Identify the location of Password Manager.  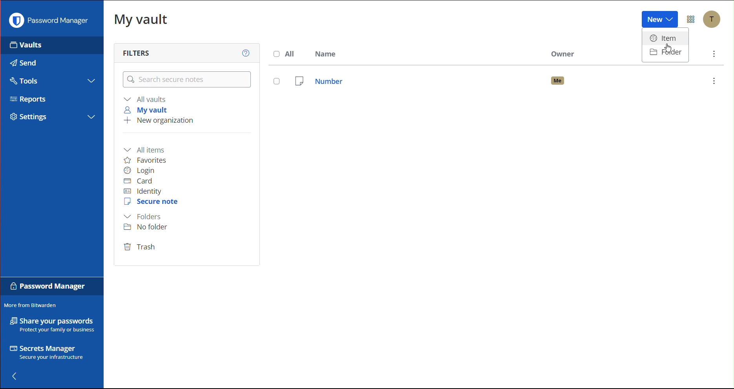
(51, 20).